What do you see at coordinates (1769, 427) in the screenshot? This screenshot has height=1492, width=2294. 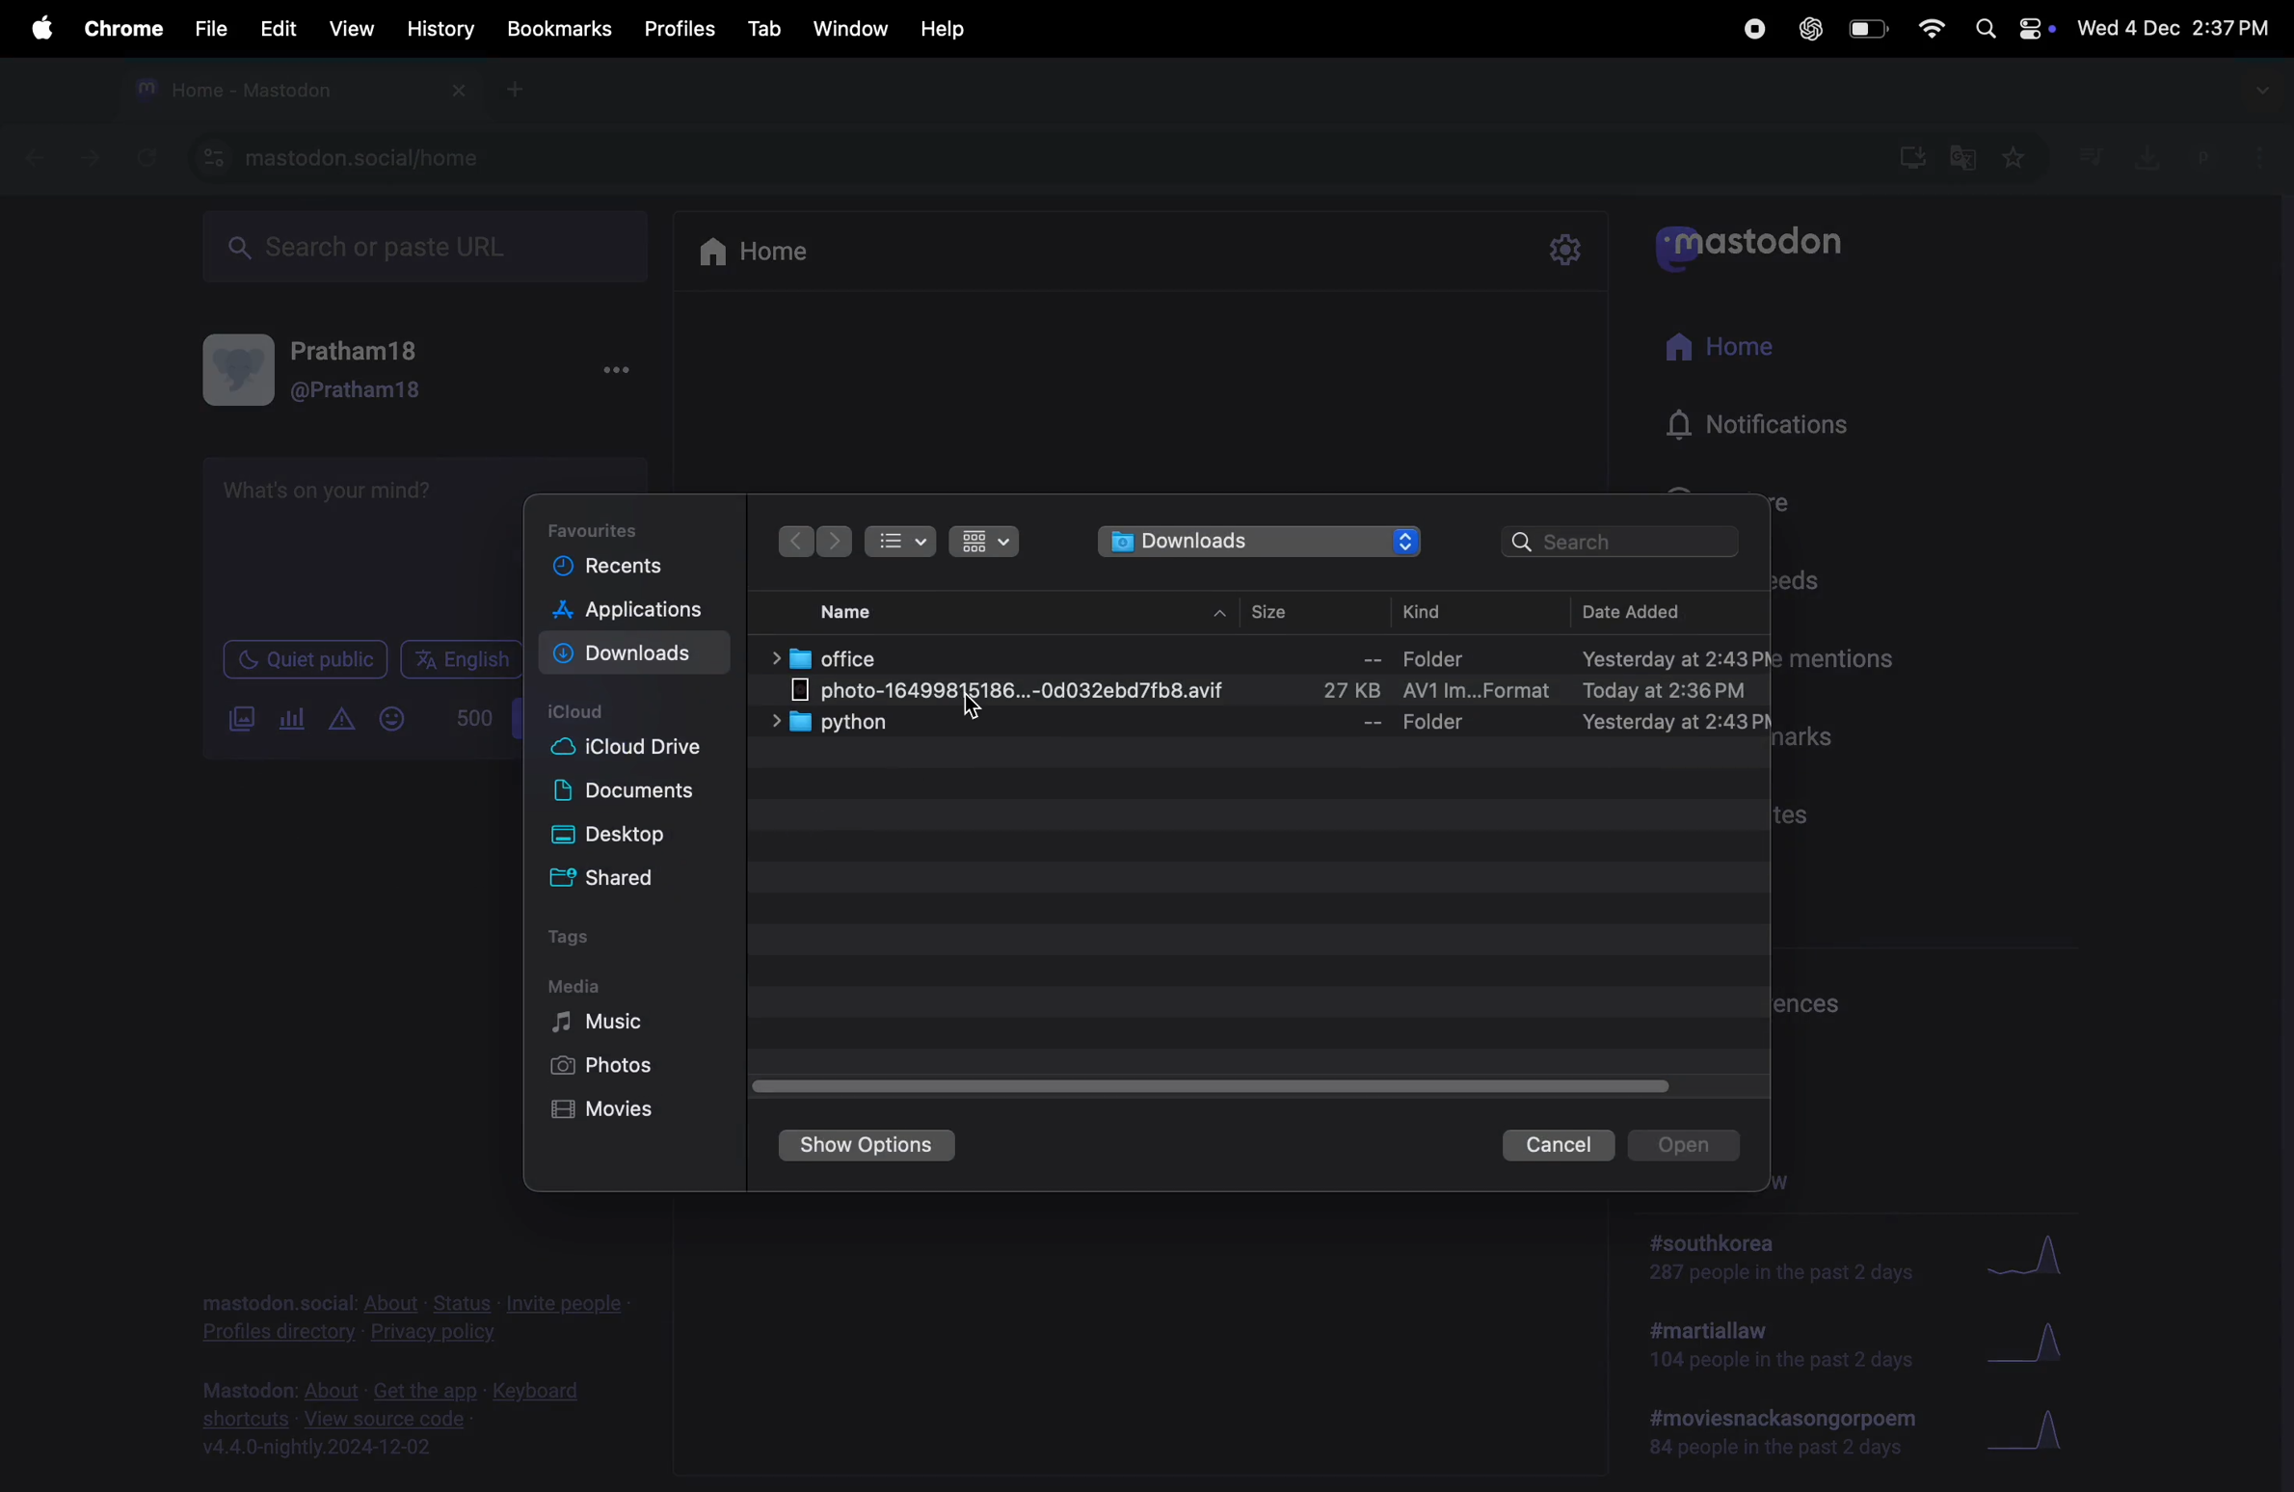 I see `notifications` at bounding box center [1769, 427].